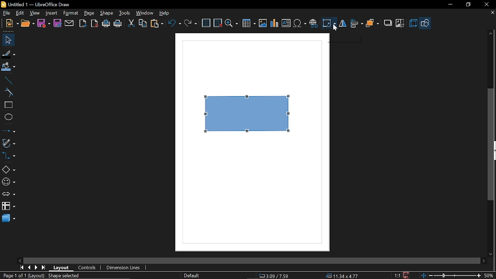 Image resolution: width=496 pixels, height=279 pixels. I want to click on Shadow, so click(387, 23).